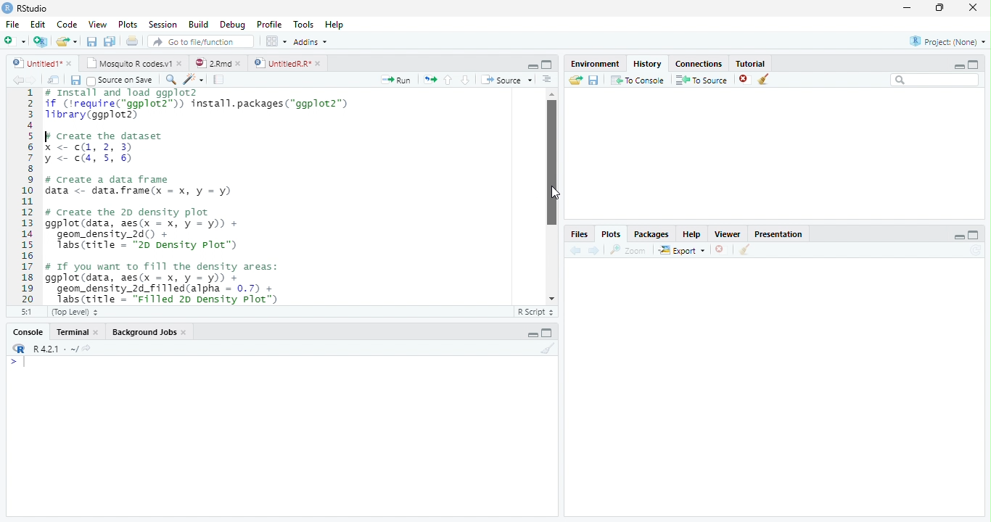 The height and width of the screenshot is (522, 991). Describe the element at coordinates (975, 234) in the screenshot. I see `maximize` at that location.